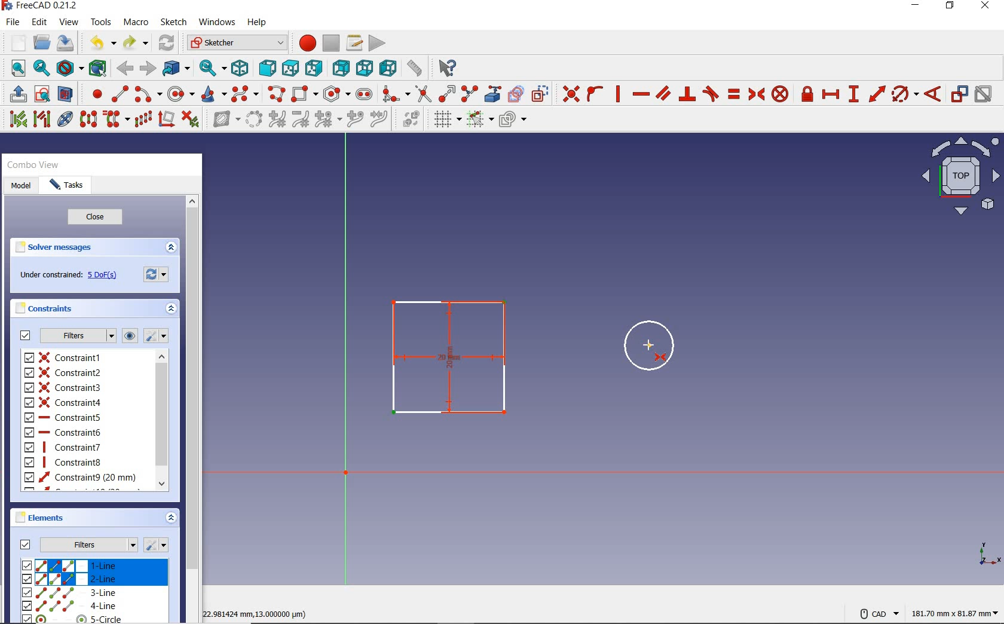 The width and height of the screenshot is (1004, 624). What do you see at coordinates (481, 119) in the screenshot?
I see `toggle snap` at bounding box center [481, 119].